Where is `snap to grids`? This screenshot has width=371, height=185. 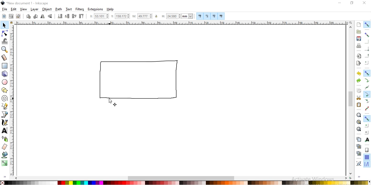 snap to grids is located at coordinates (367, 157).